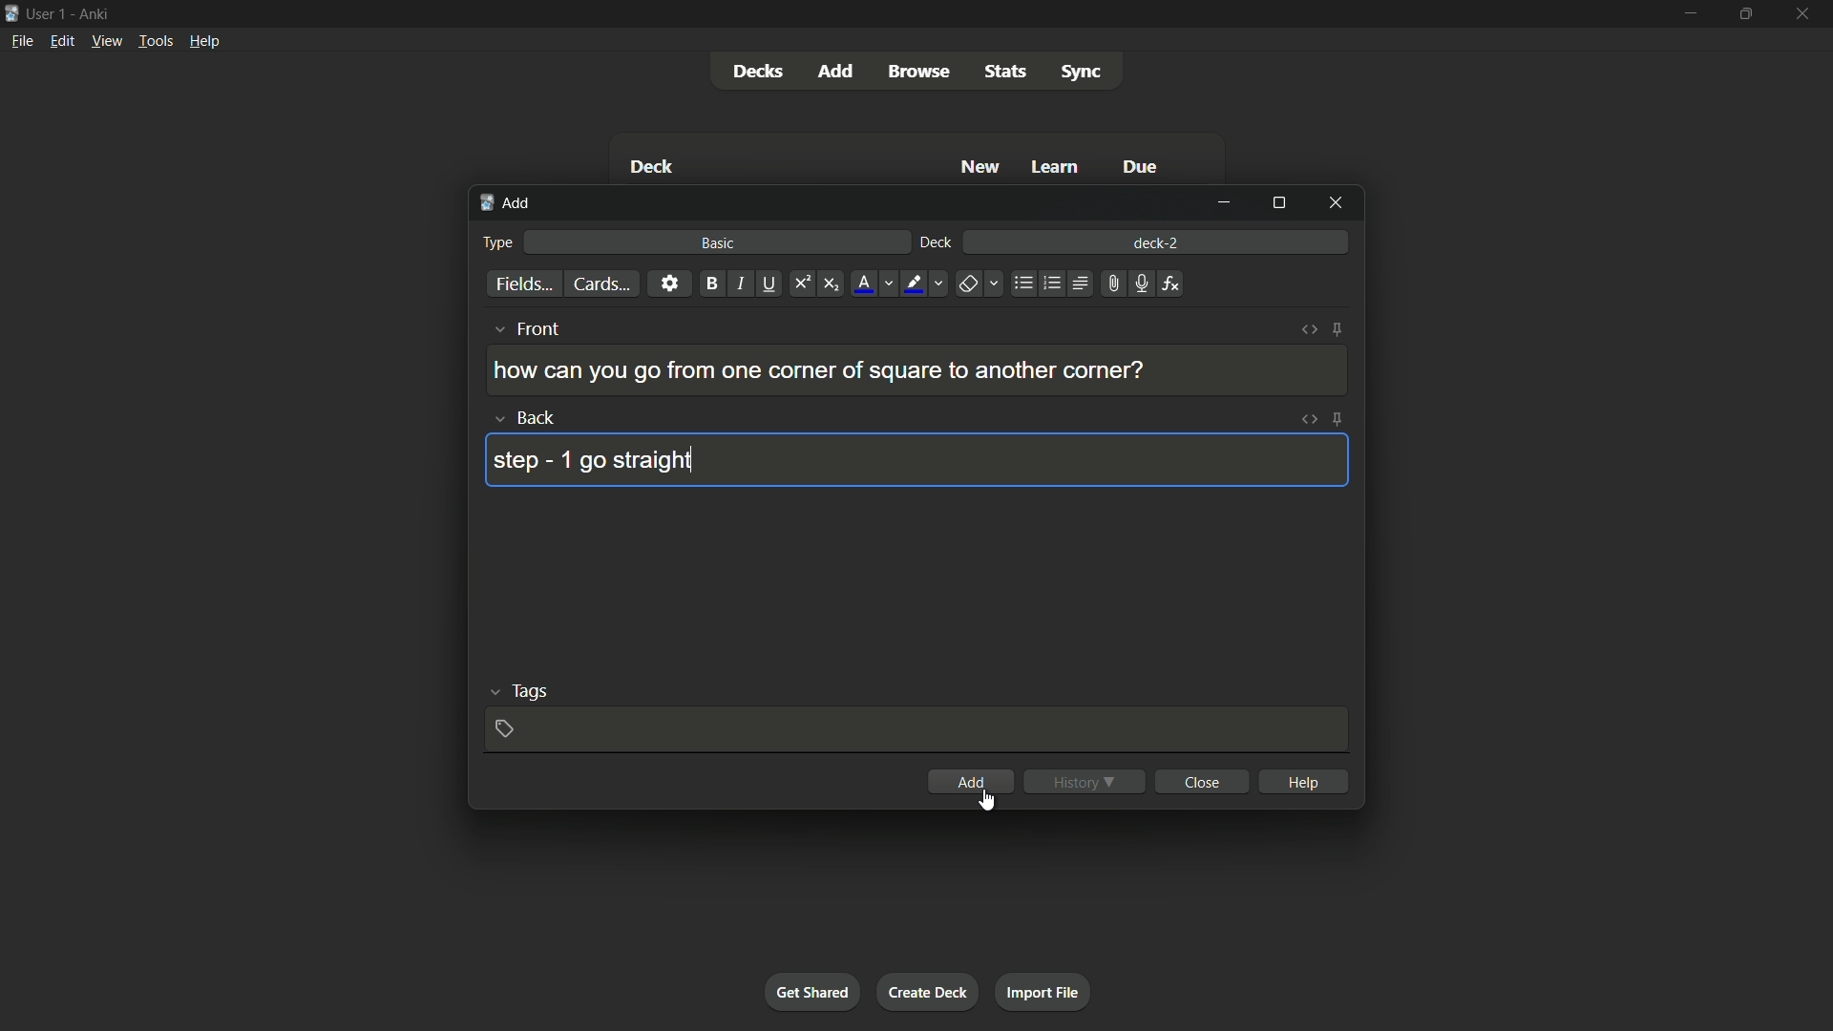 This screenshot has height=1031, width=1833. What do you see at coordinates (507, 205) in the screenshot?
I see `add` at bounding box center [507, 205].